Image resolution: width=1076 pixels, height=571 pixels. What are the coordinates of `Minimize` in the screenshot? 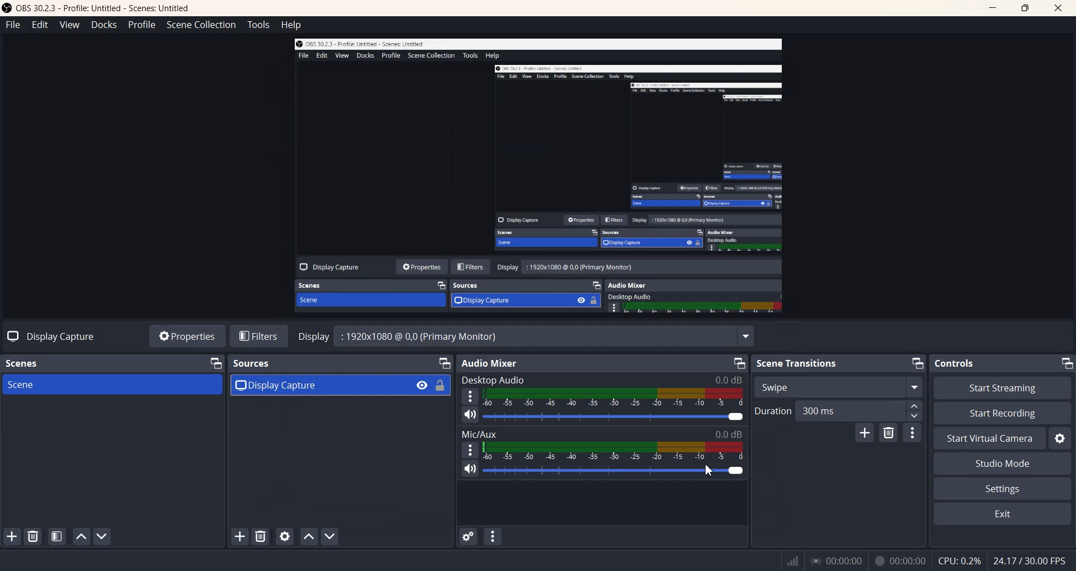 It's located at (740, 363).